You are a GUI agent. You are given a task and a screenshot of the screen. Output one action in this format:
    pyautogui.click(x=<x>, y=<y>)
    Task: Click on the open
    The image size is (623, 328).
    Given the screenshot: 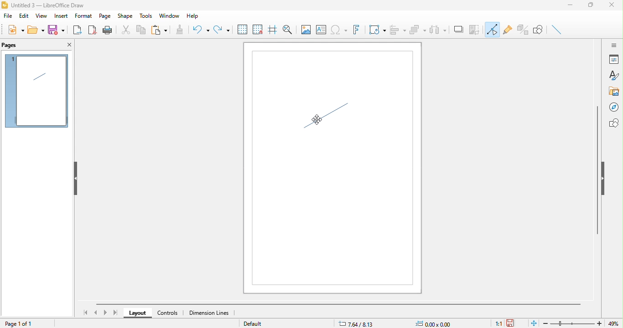 What is the action you would take?
    pyautogui.click(x=36, y=30)
    